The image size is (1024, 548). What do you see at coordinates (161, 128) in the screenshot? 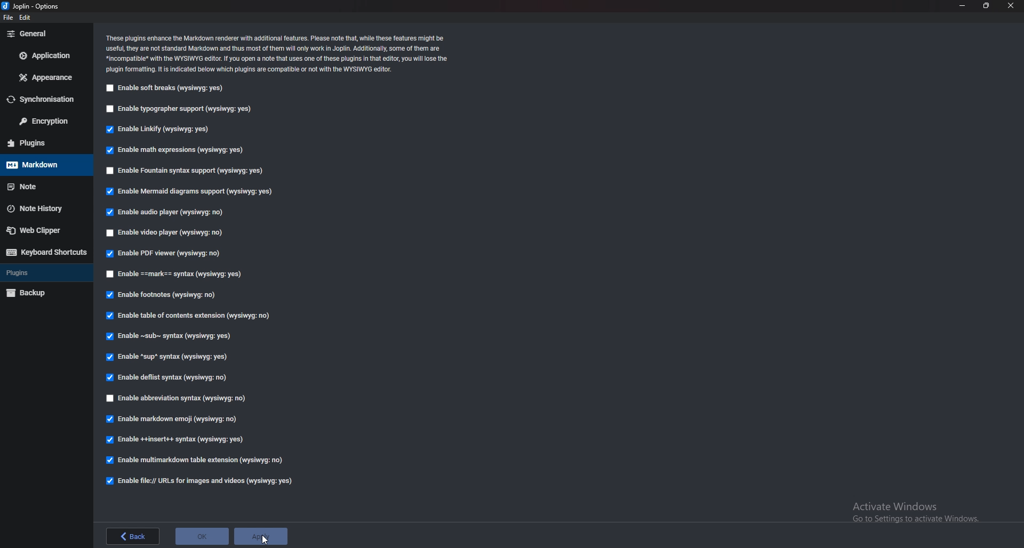
I see `Enable linkify` at bounding box center [161, 128].